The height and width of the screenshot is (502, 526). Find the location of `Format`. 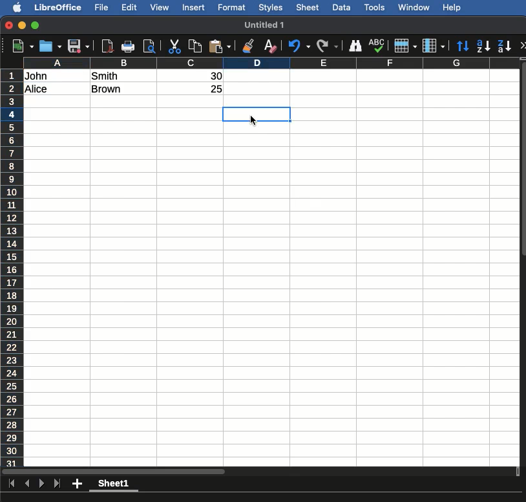

Format is located at coordinates (233, 8).